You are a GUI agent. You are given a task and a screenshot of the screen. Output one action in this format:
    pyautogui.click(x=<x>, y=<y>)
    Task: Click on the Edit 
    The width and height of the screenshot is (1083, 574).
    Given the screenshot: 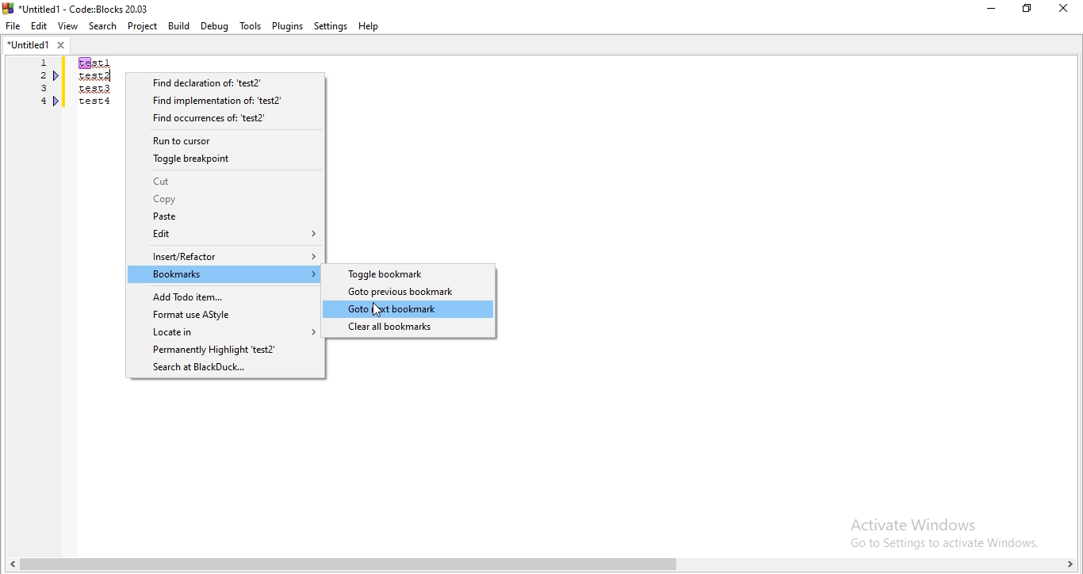 What is the action you would take?
    pyautogui.click(x=40, y=26)
    